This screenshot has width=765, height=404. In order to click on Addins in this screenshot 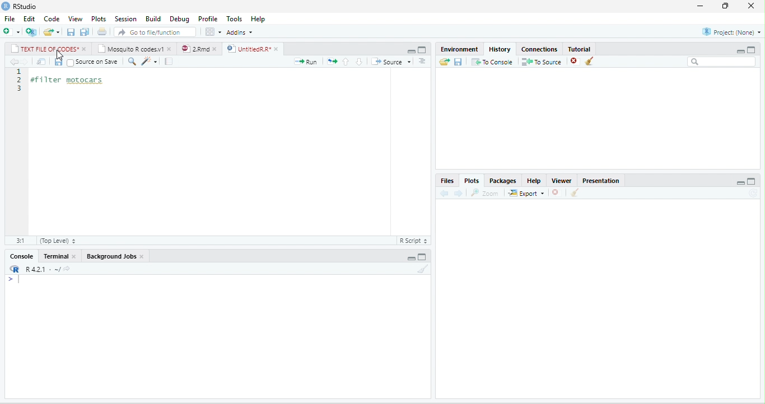, I will do `click(239, 32)`.